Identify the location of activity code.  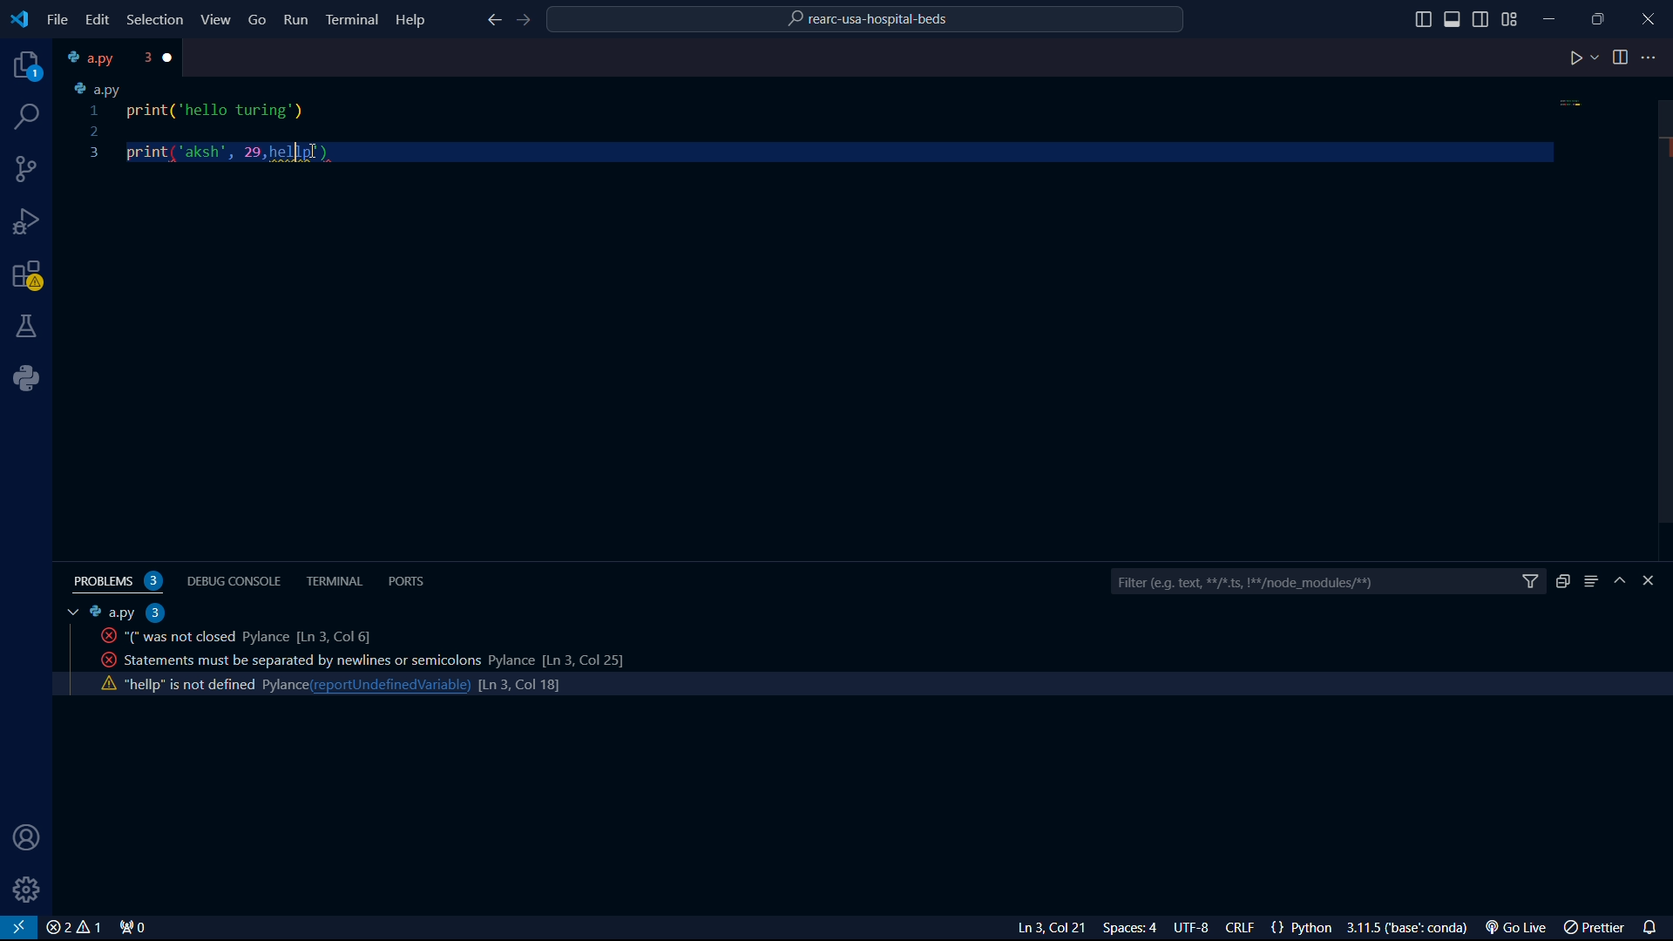
(191, 682).